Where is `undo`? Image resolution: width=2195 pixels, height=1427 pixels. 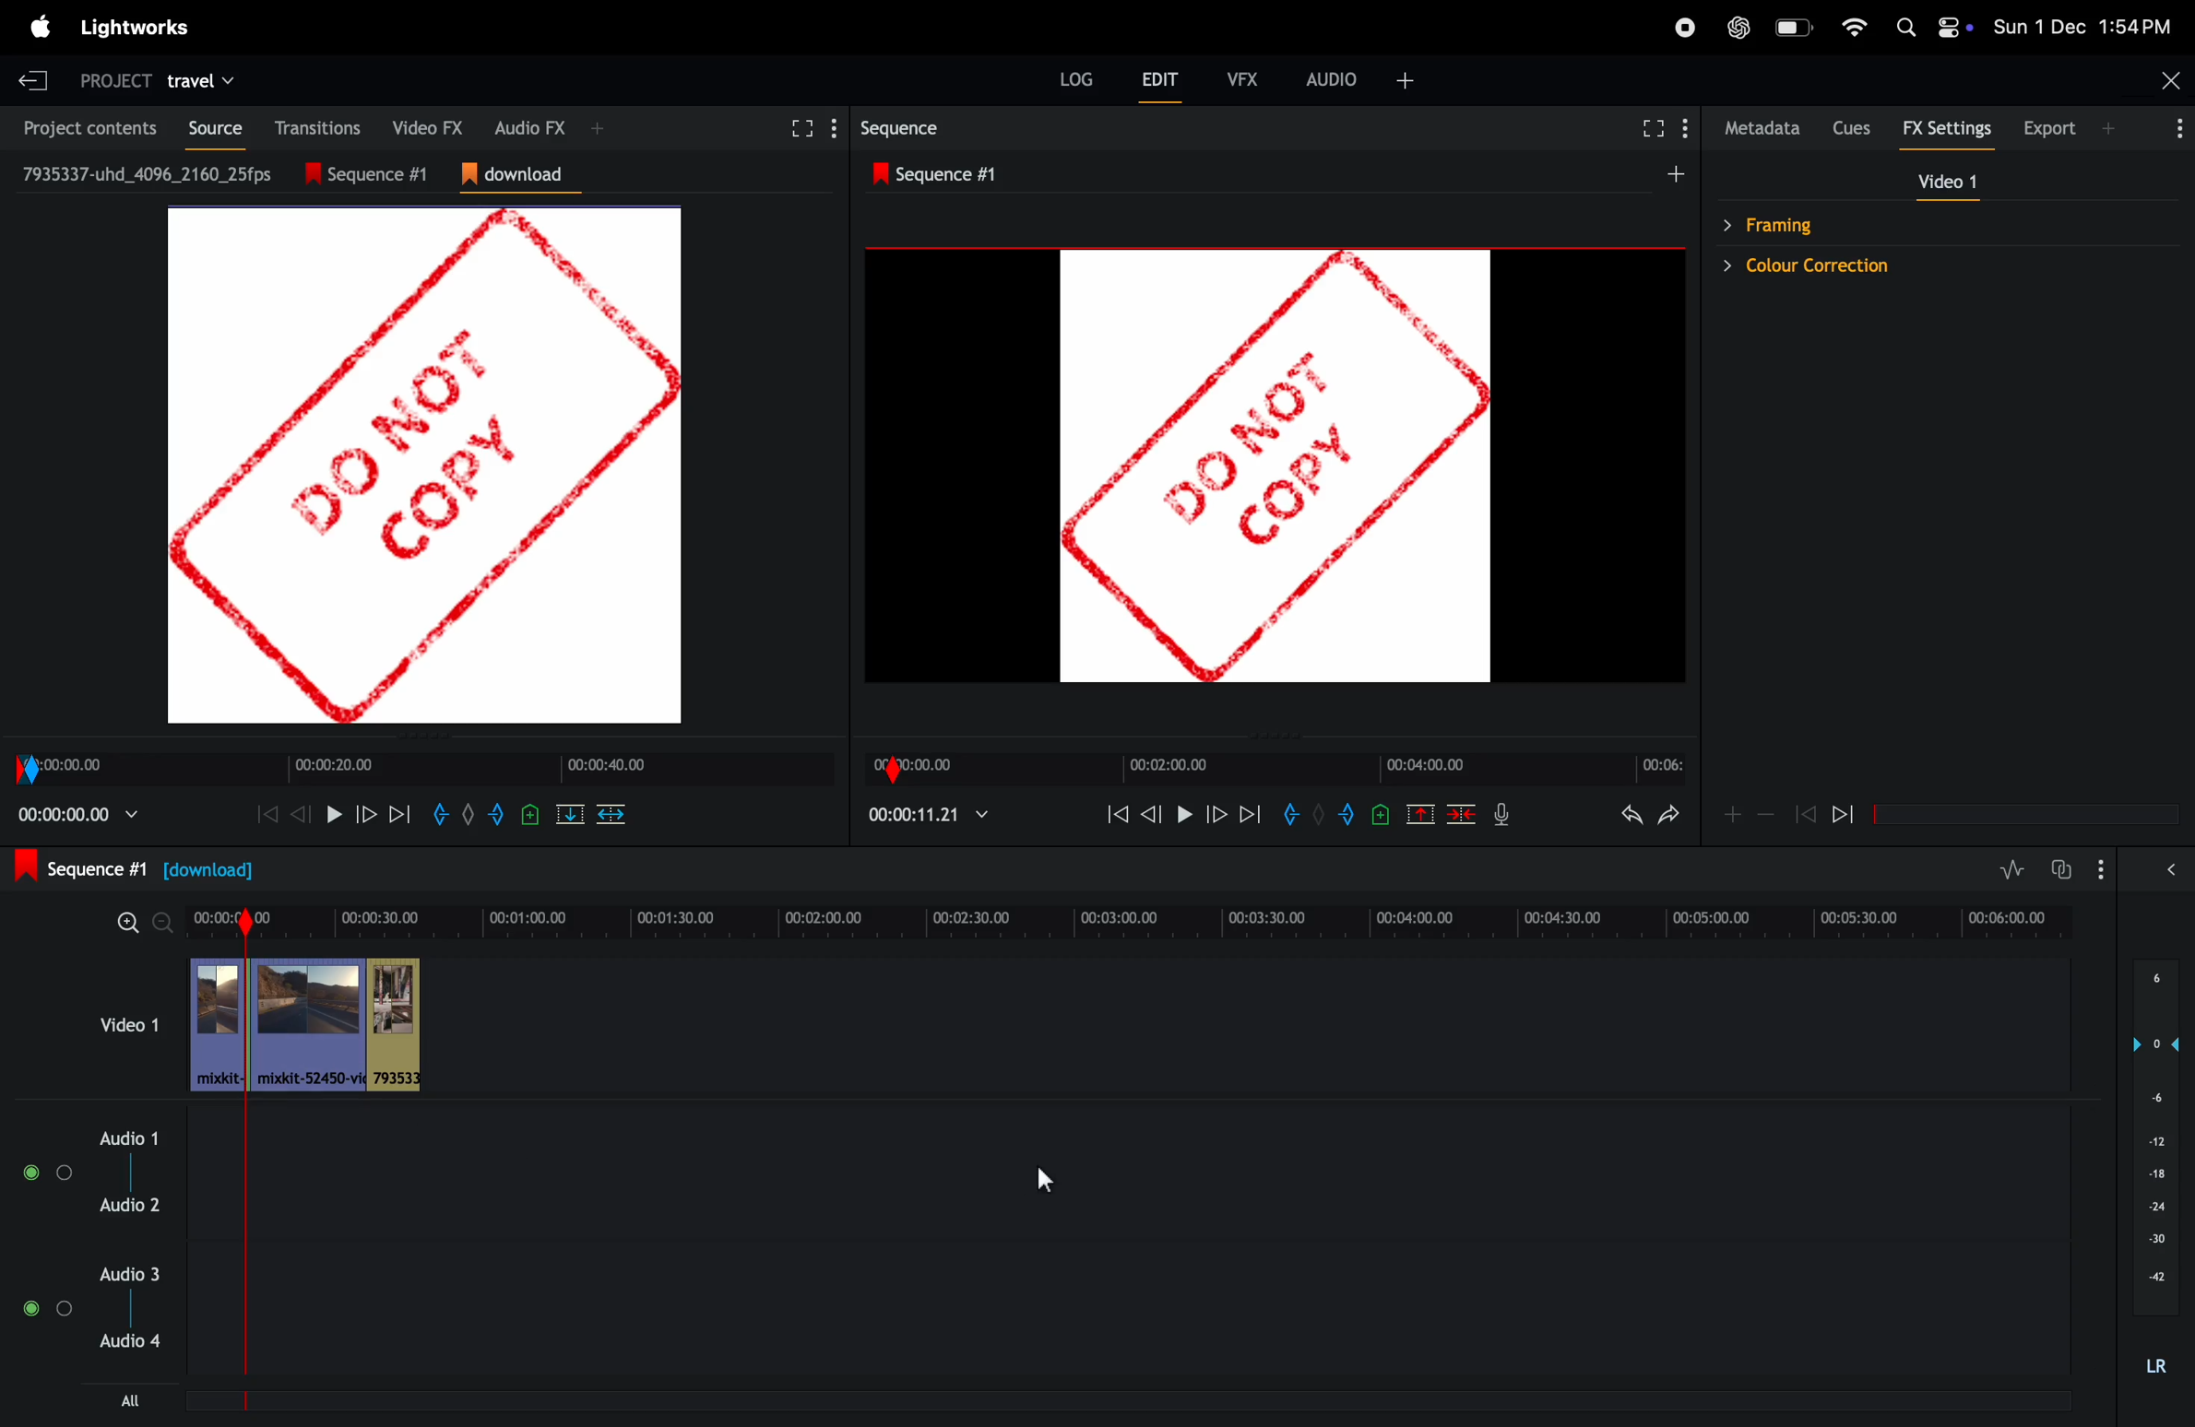
undo is located at coordinates (1631, 814).